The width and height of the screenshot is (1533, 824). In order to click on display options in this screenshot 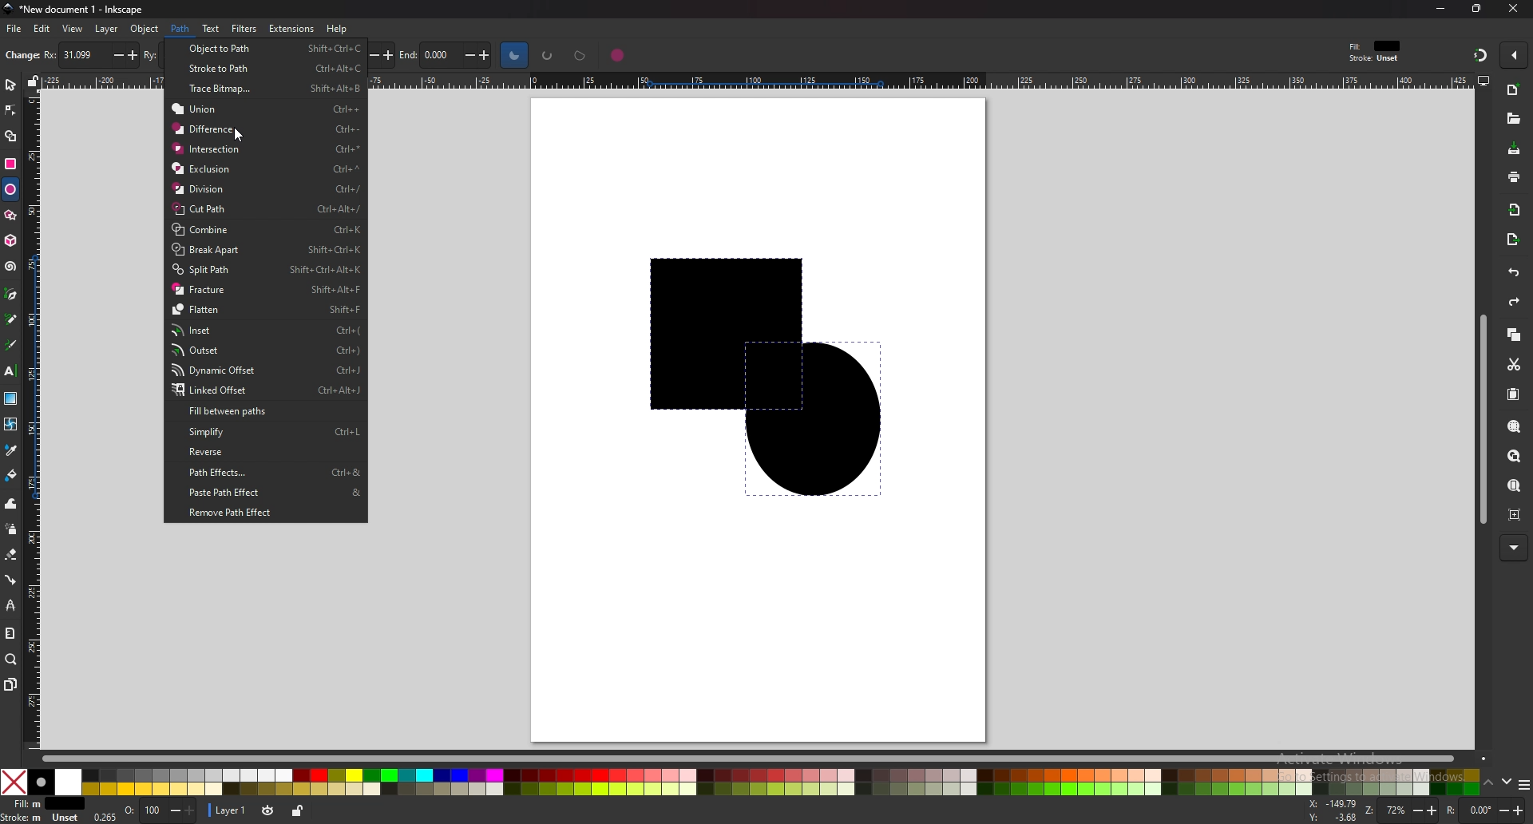, I will do `click(1483, 80)`.